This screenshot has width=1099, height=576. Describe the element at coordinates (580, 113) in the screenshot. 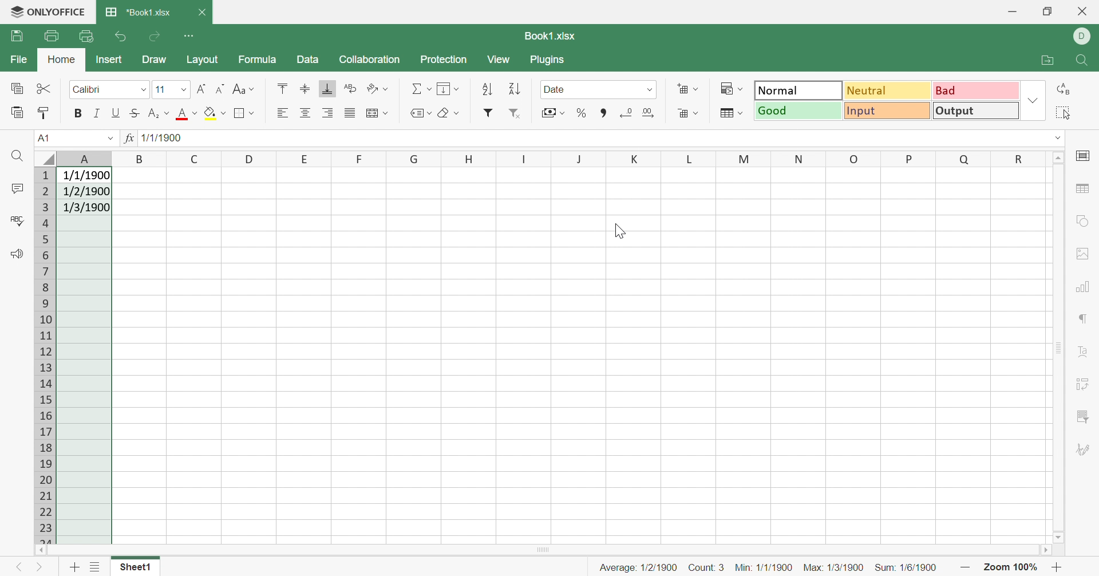

I see `Percent style` at that location.